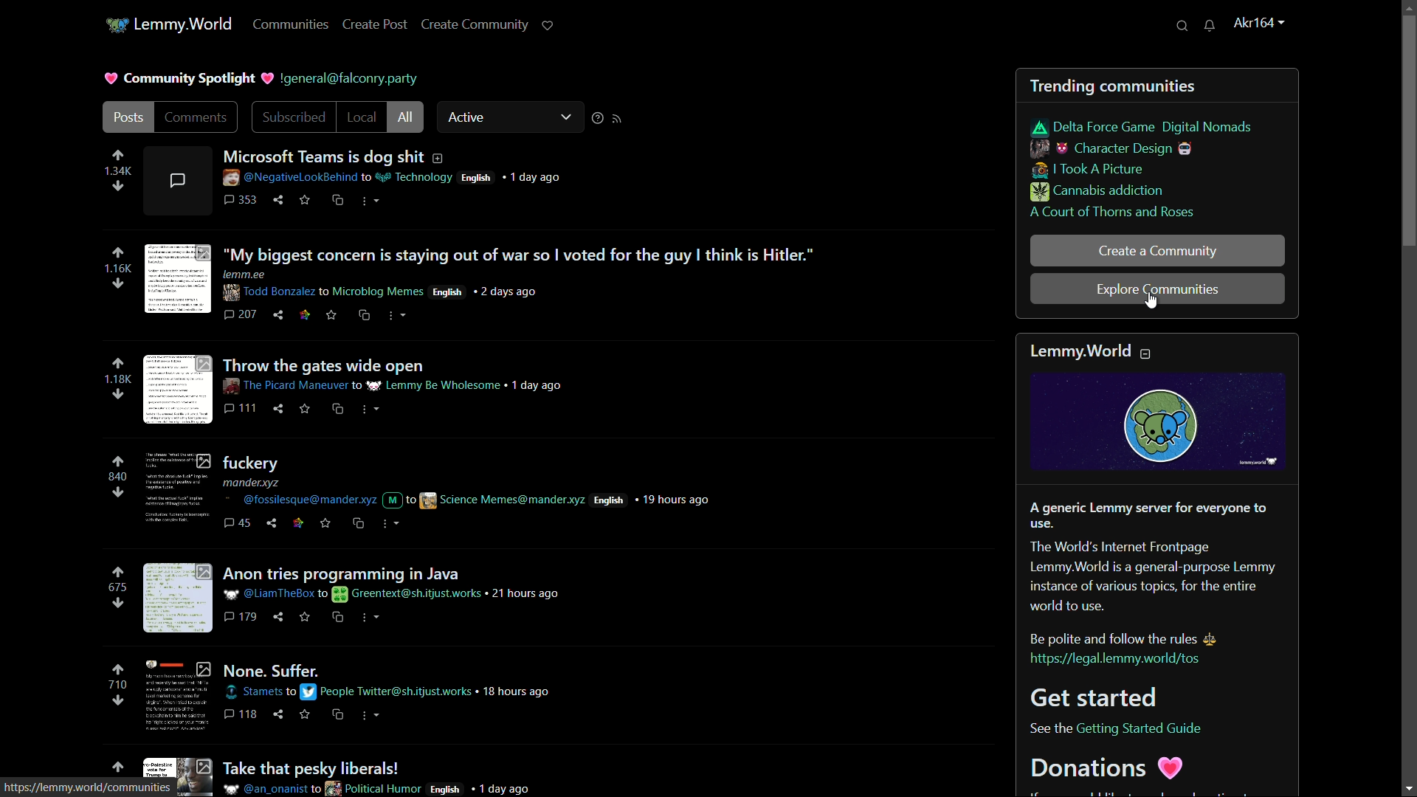  I want to click on community spotlight, so click(179, 80).